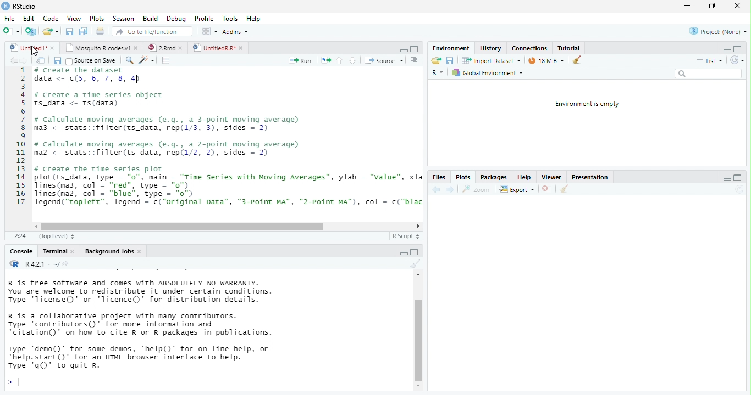  I want to click on Project: (None), so click(719, 32).